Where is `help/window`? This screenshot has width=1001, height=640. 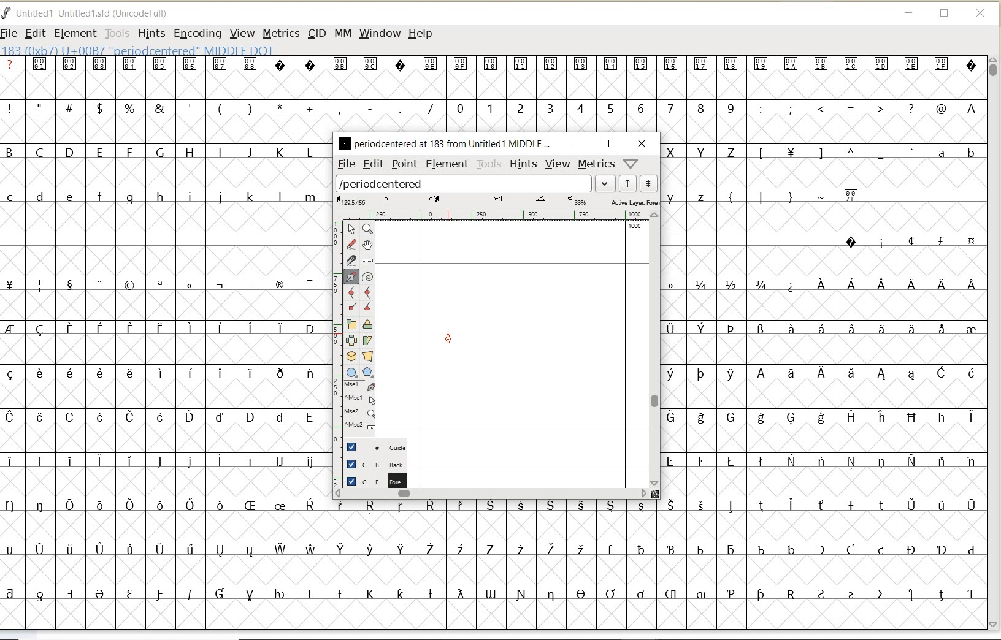
help/window is located at coordinates (630, 164).